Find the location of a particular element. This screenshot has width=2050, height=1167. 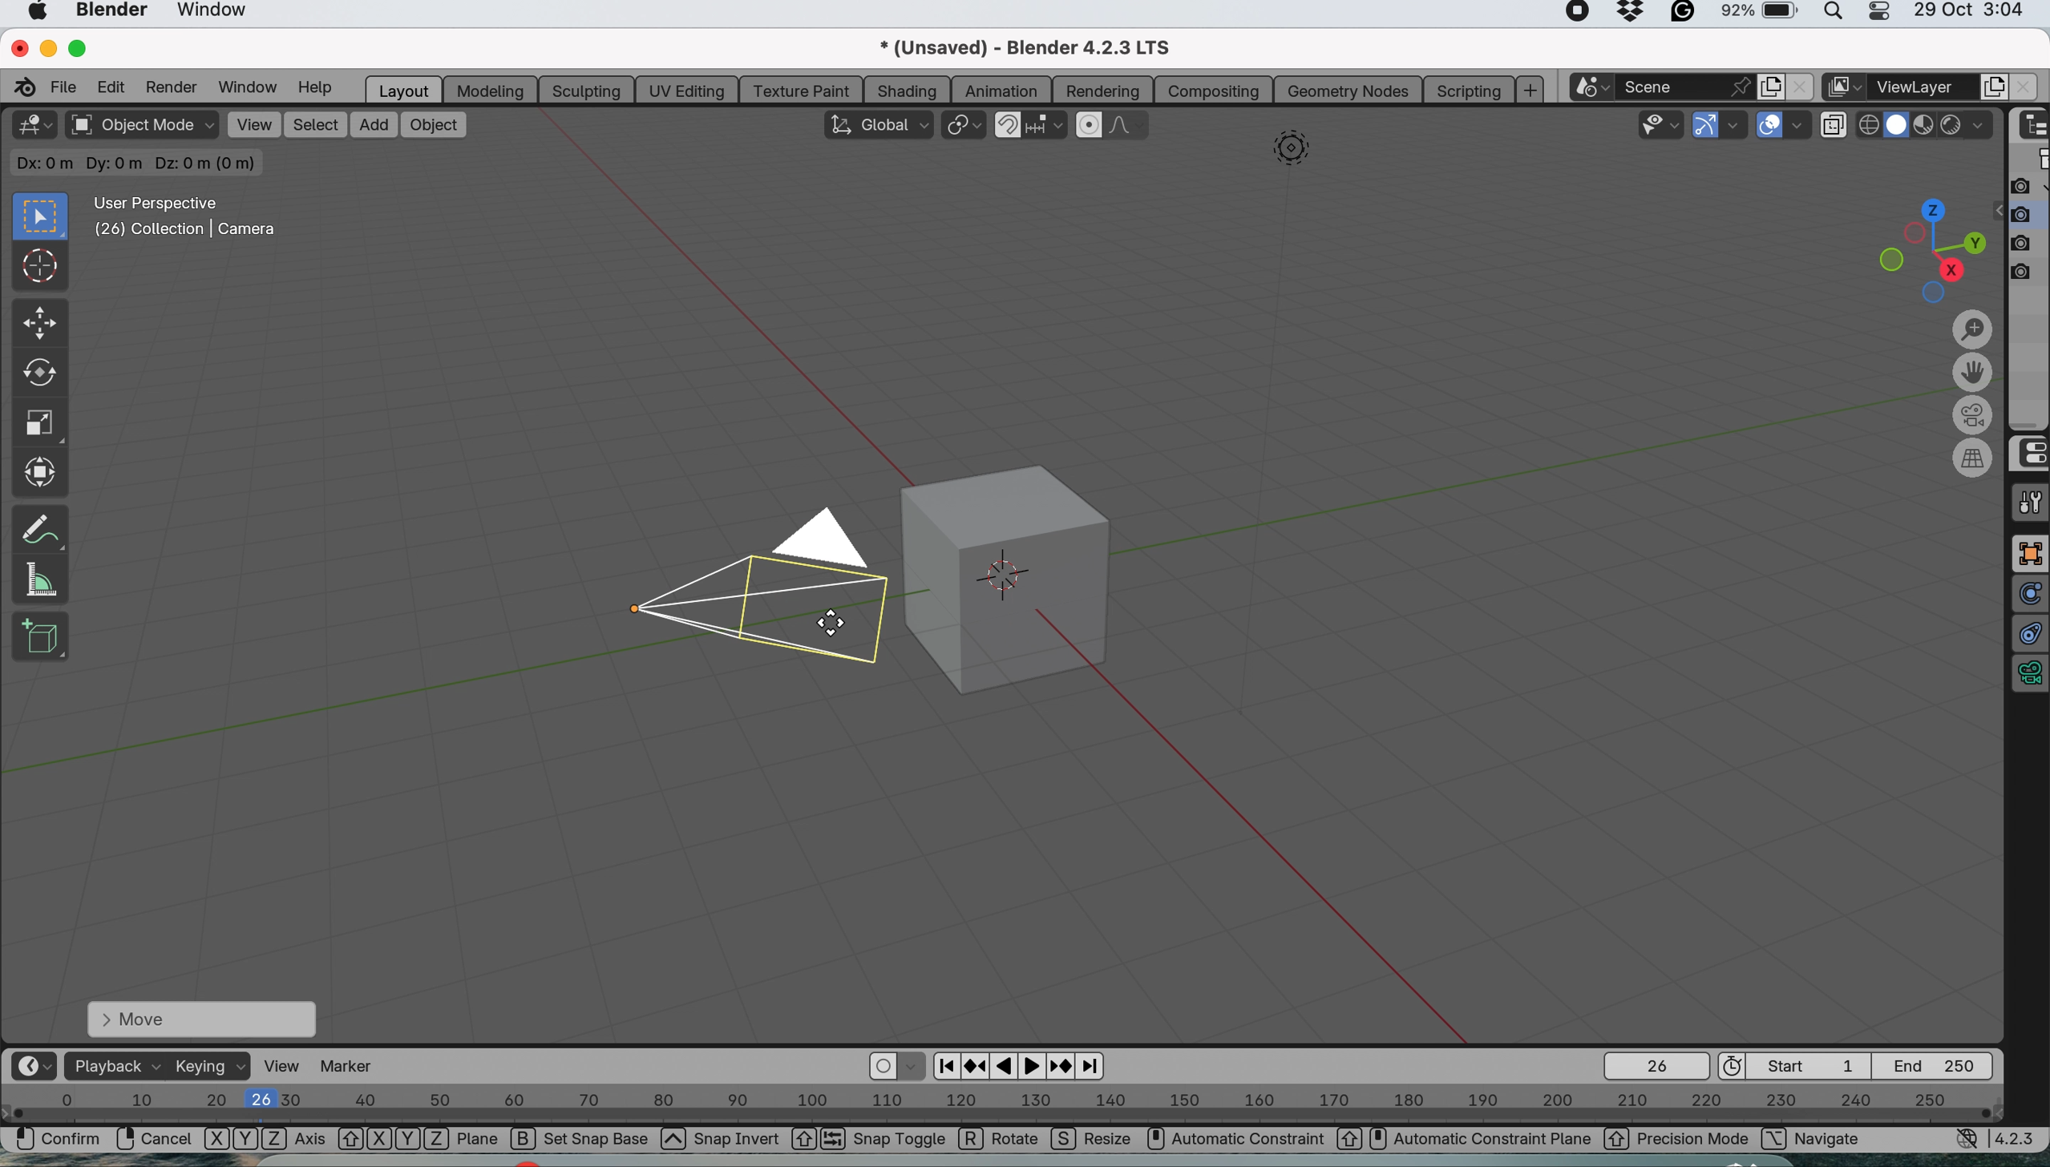

Navigate is located at coordinates (1830, 1140).